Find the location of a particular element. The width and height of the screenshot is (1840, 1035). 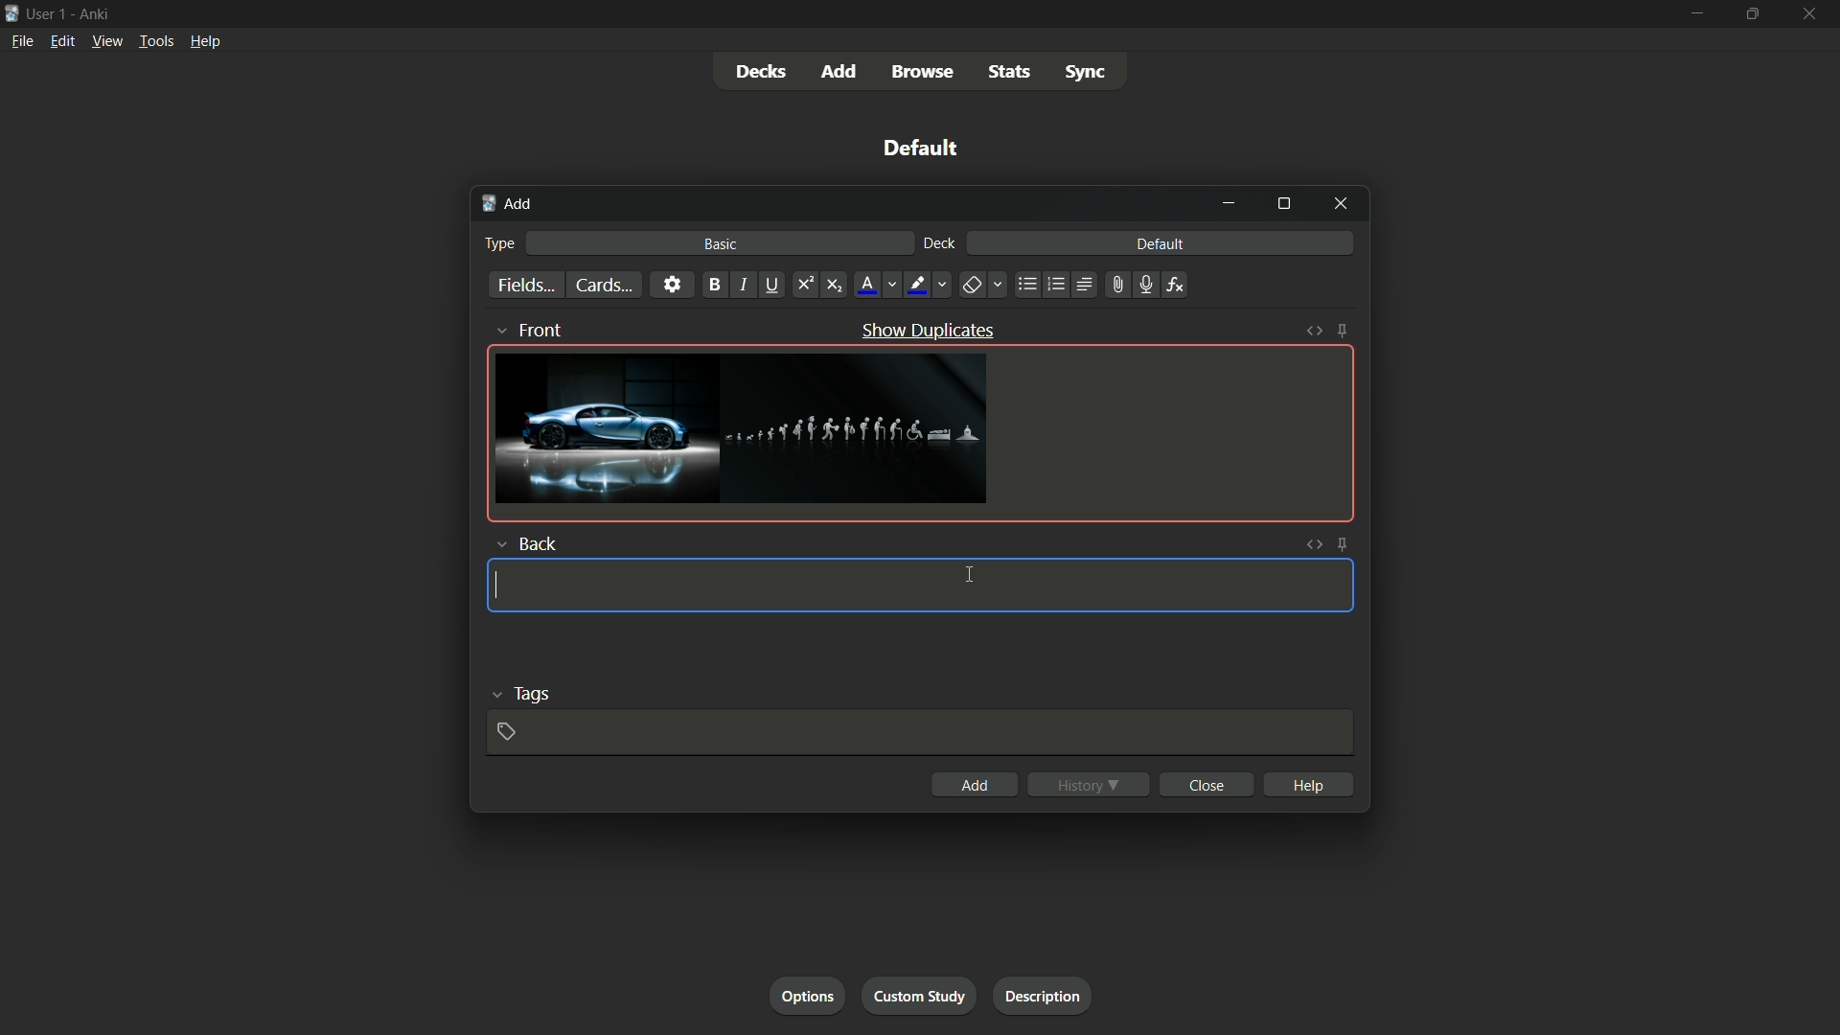

app name is located at coordinates (97, 11).